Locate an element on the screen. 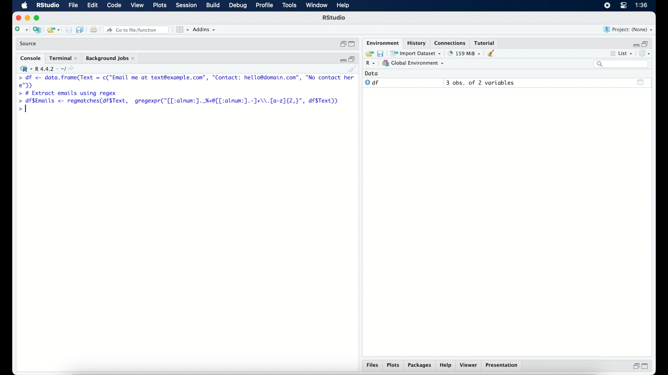 This screenshot has width=668, height=375. date is located at coordinates (372, 73).